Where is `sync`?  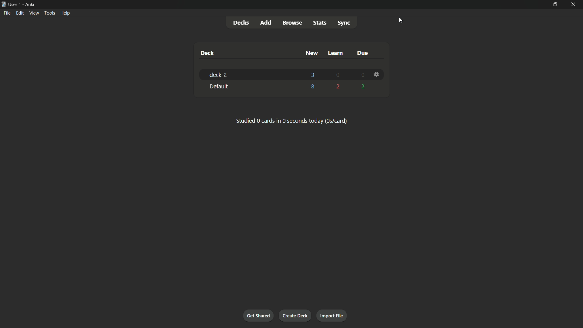
sync is located at coordinates (344, 23).